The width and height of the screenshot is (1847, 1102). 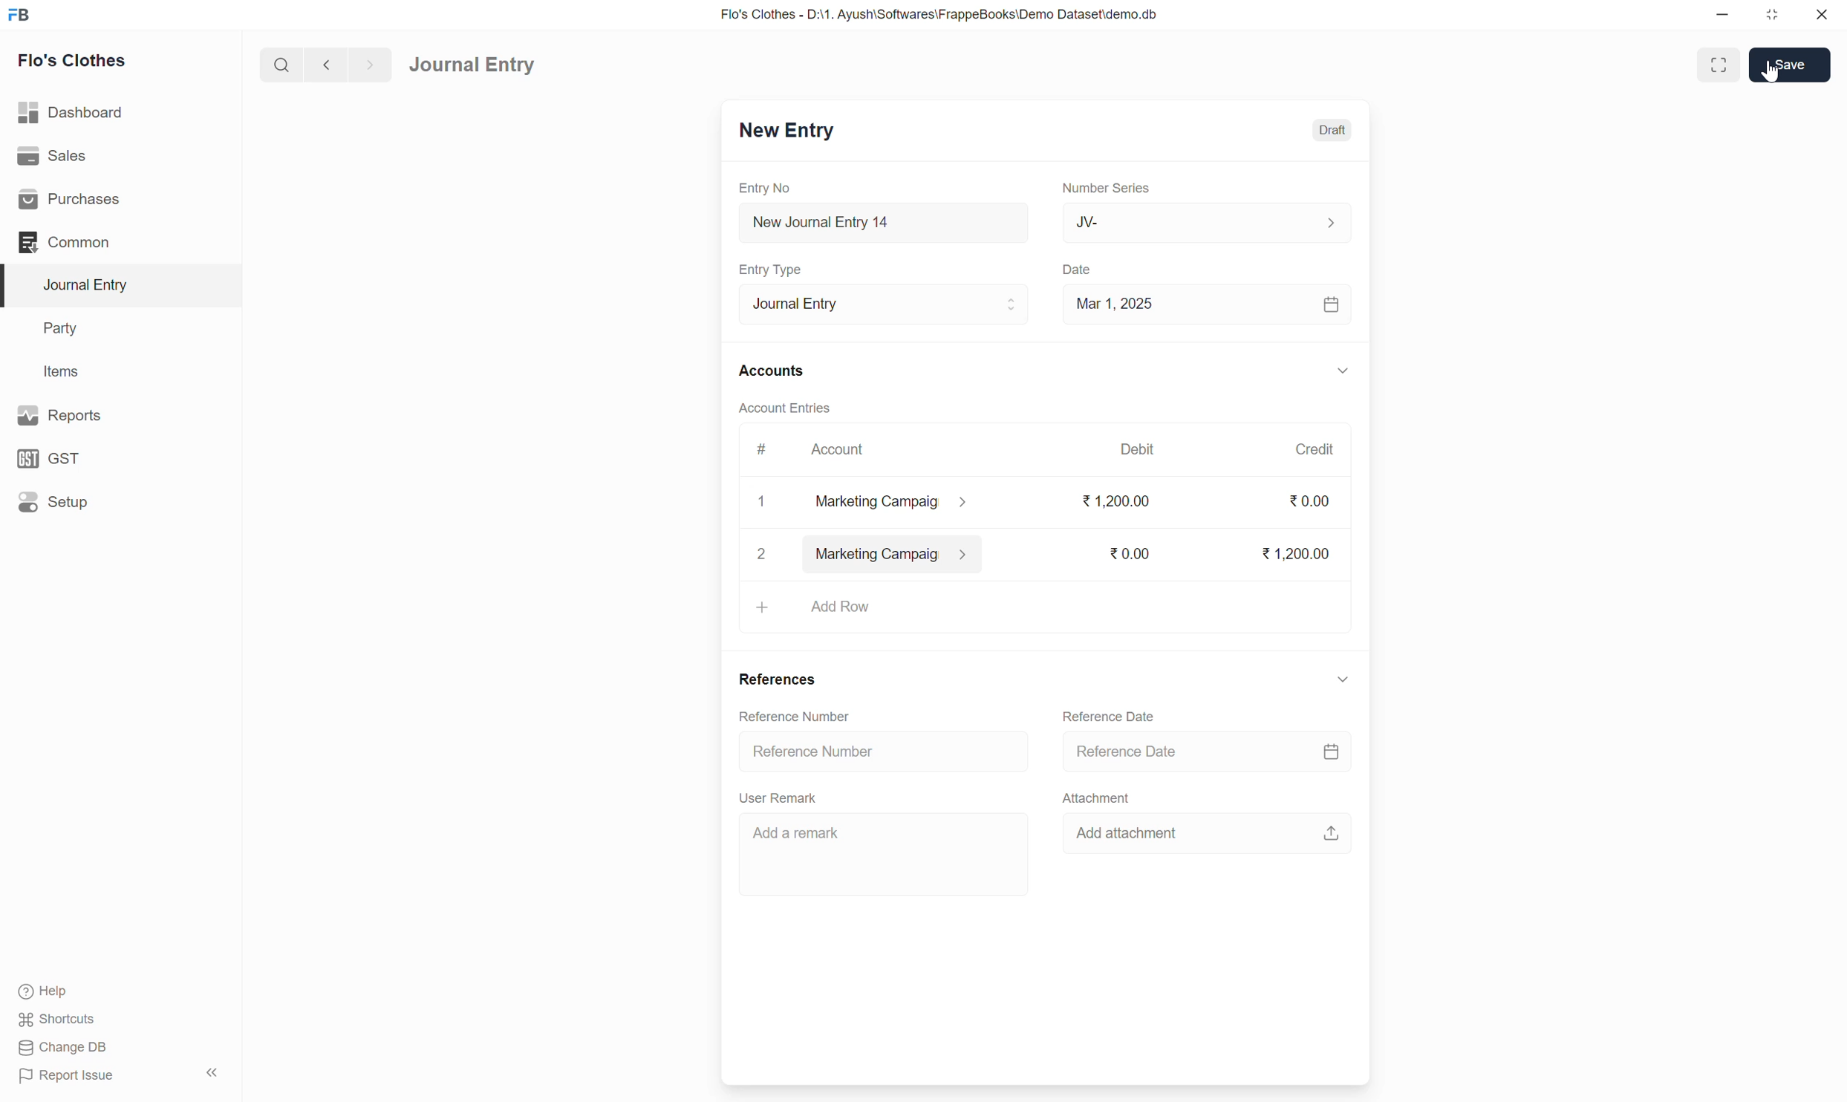 What do you see at coordinates (91, 284) in the screenshot?
I see `Journal Entry` at bounding box center [91, 284].